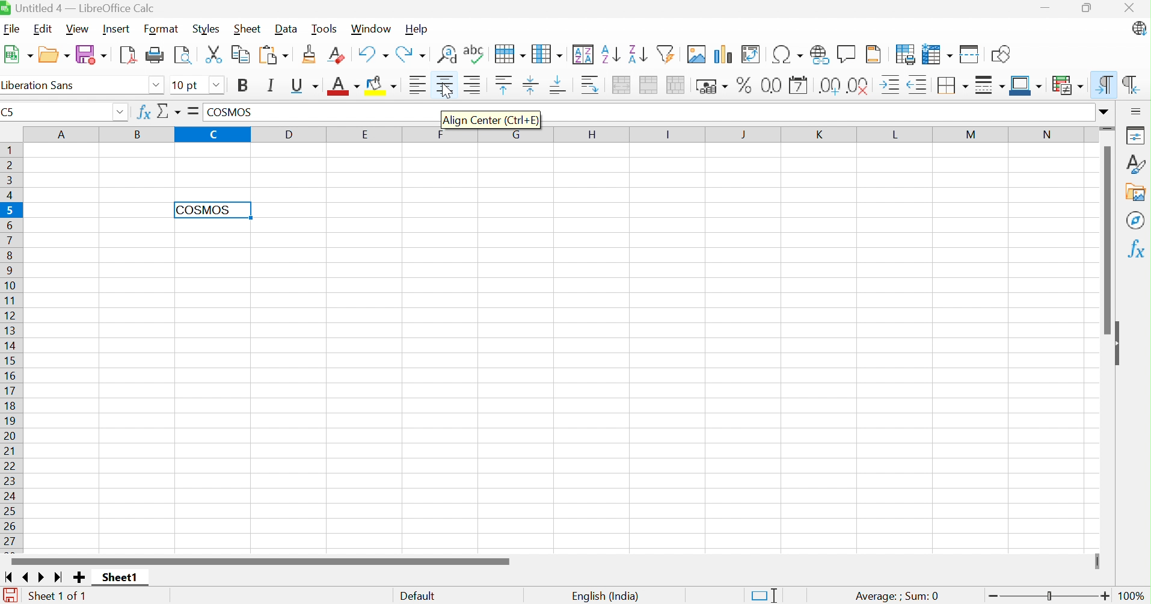  I want to click on Align Center, so click(445, 85).